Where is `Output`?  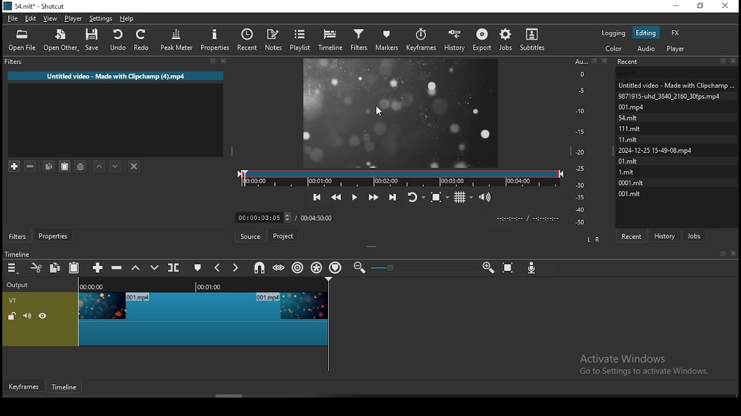 Output is located at coordinates (19, 285).